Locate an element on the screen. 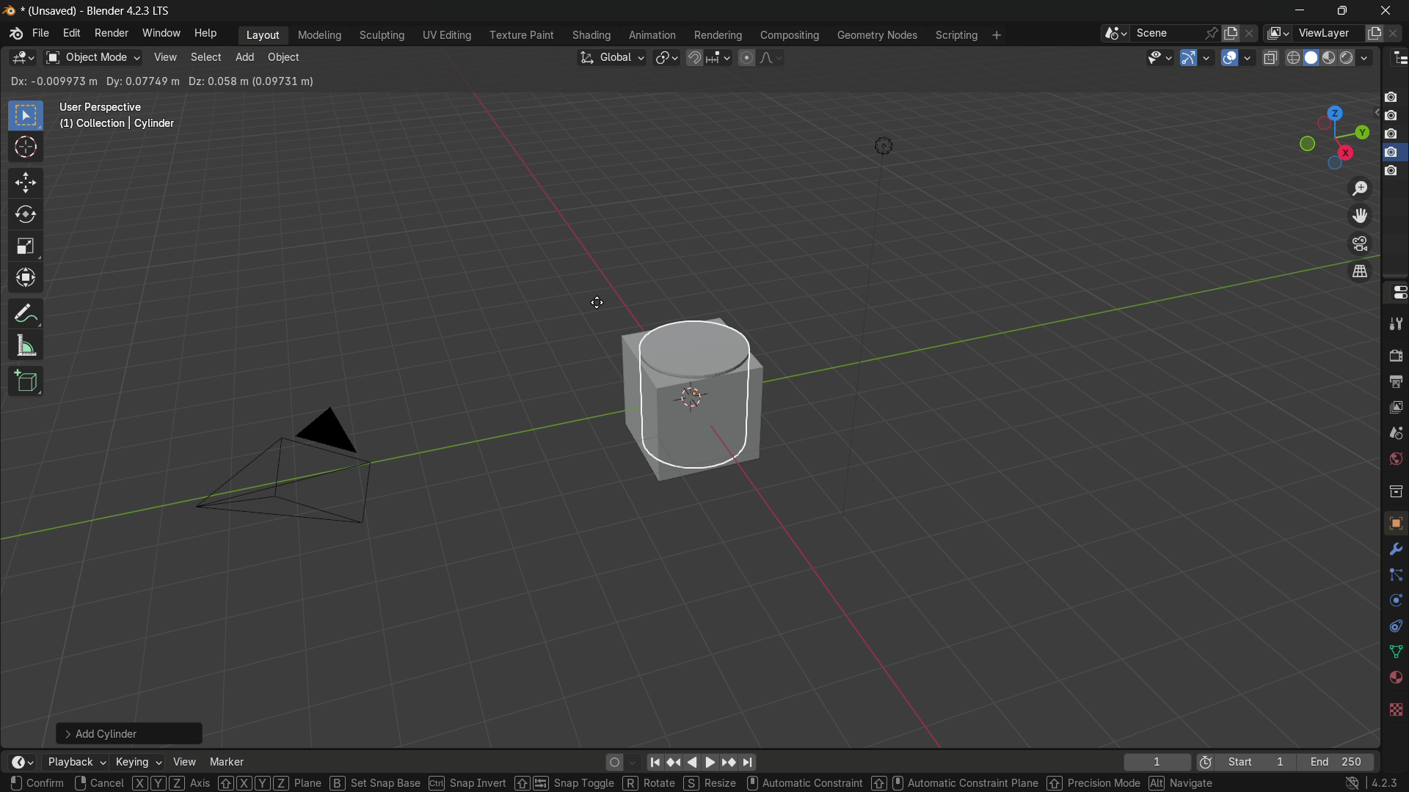  measure is located at coordinates (26, 346).